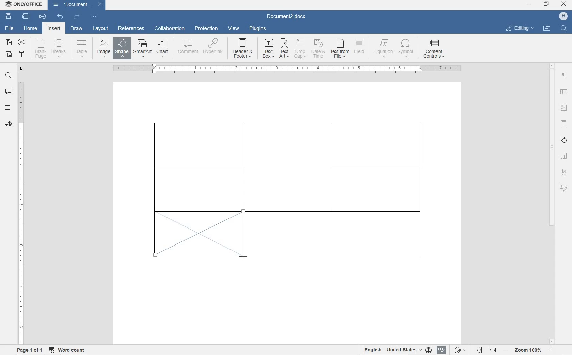  I want to click on zoom in or out, so click(529, 350).